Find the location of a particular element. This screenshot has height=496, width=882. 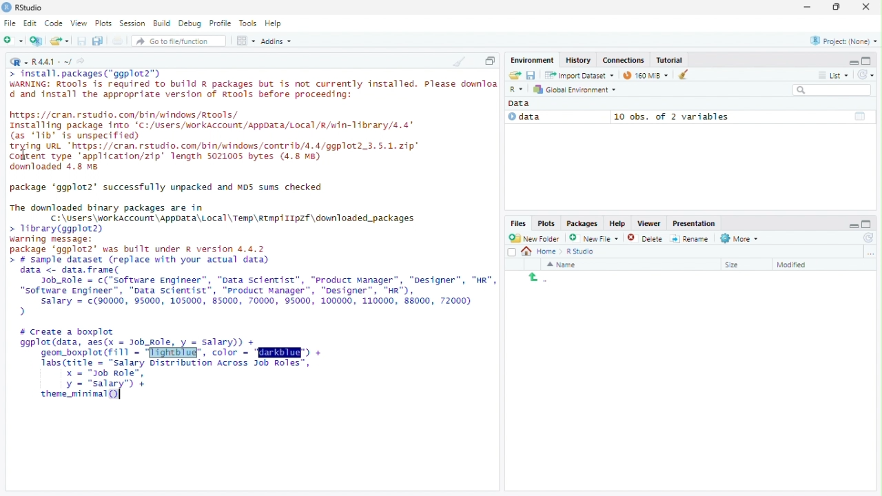

Help is located at coordinates (276, 24).